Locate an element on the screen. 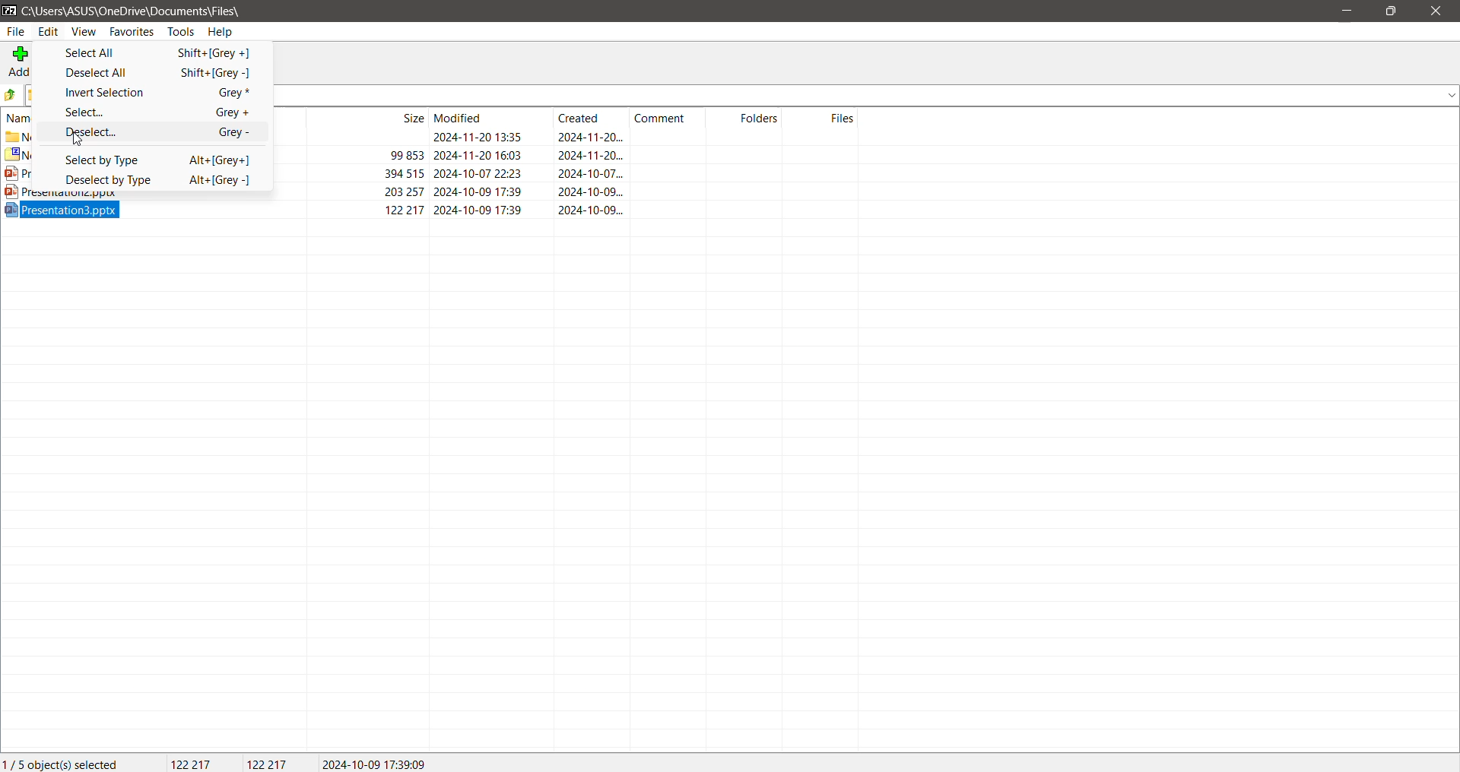 The height and width of the screenshot is (772, 1460). Current Folder Path is located at coordinates (135, 9).